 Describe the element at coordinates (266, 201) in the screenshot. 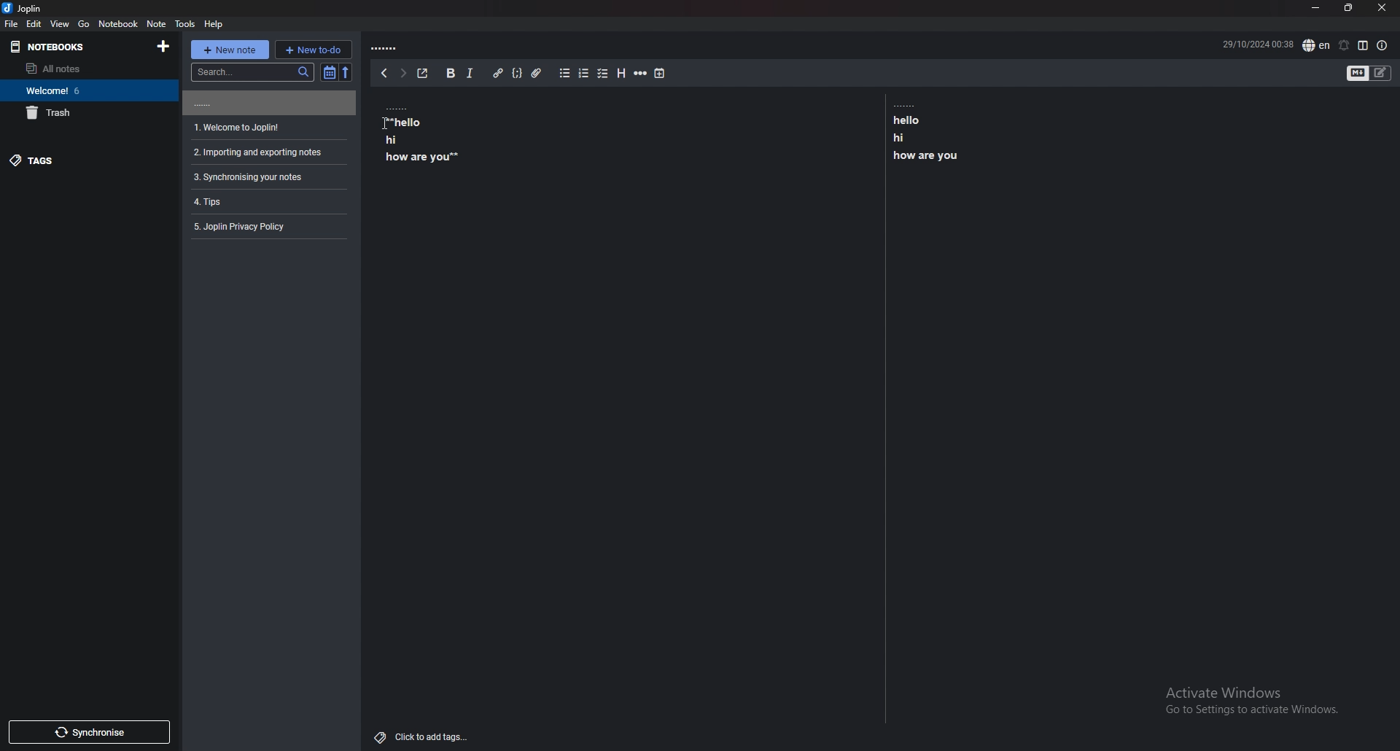

I see `note` at that location.